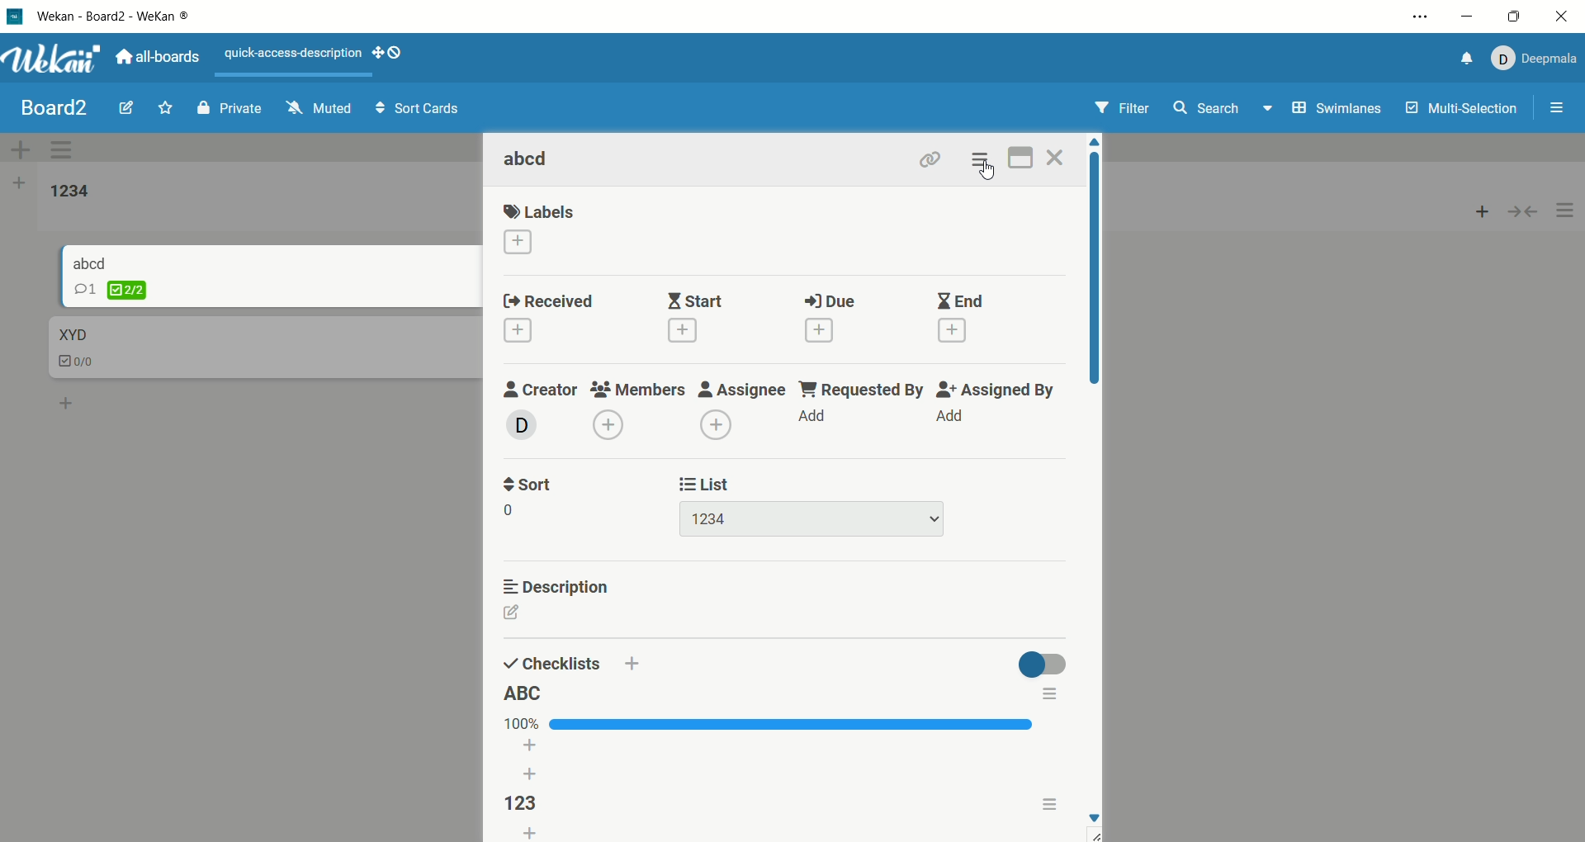 Image resolution: width=1585 pixels, height=842 pixels. What do you see at coordinates (120, 108) in the screenshot?
I see `edit` at bounding box center [120, 108].